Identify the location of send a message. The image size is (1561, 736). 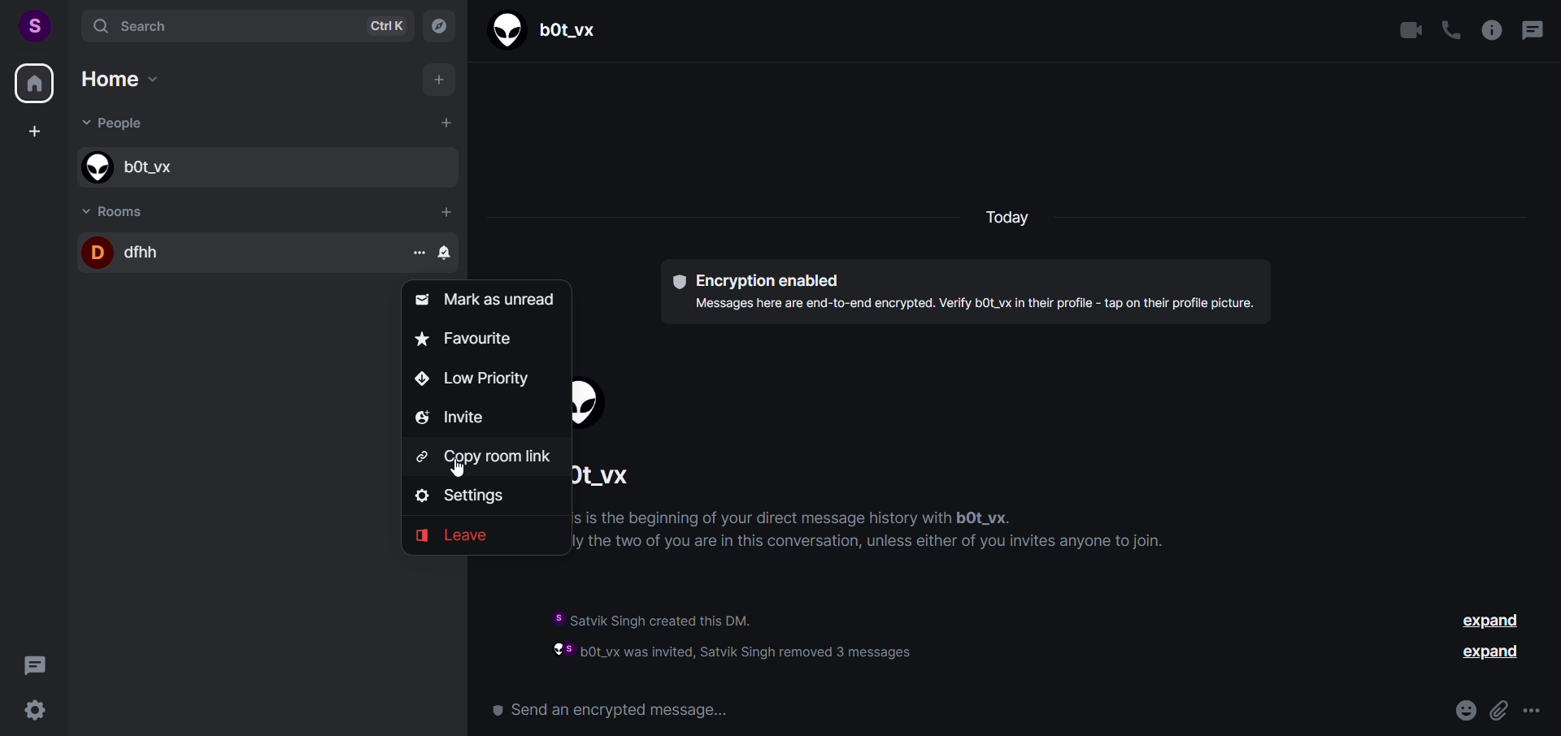
(624, 707).